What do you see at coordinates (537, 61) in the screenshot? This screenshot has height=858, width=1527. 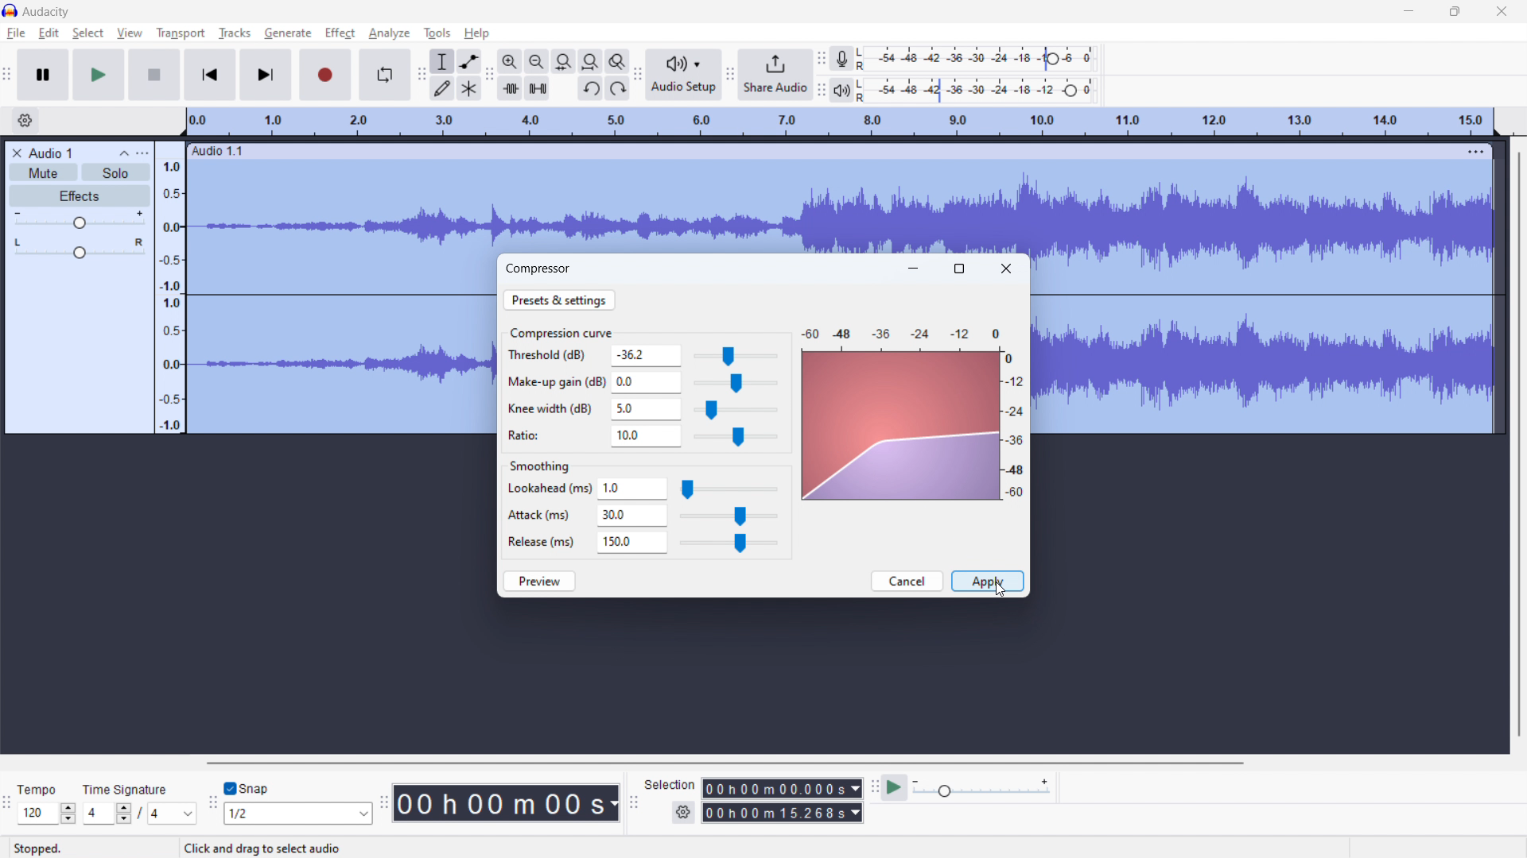 I see `zoom out` at bounding box center [537, 61].